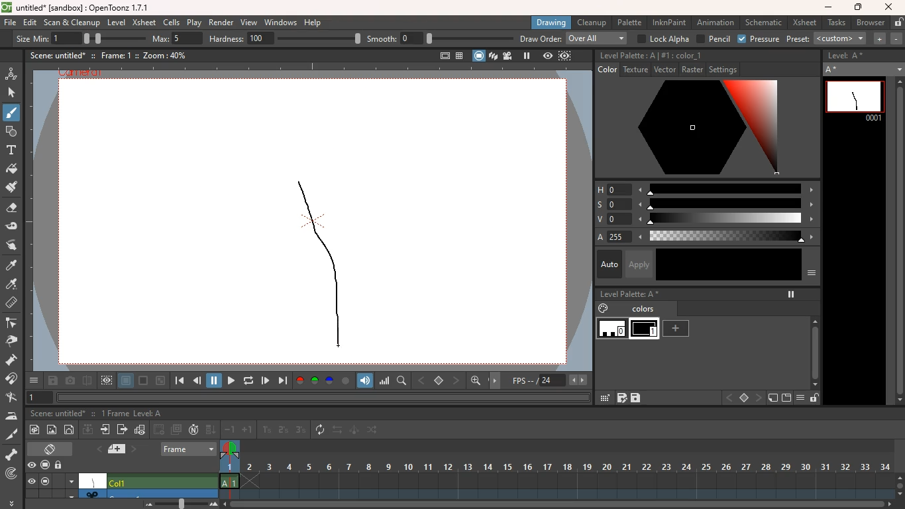 The width and height of the screenshot is (905, 509). I want to click on untitled [sandbox] : OpenToonz 1.7.1, so click(74, 7).